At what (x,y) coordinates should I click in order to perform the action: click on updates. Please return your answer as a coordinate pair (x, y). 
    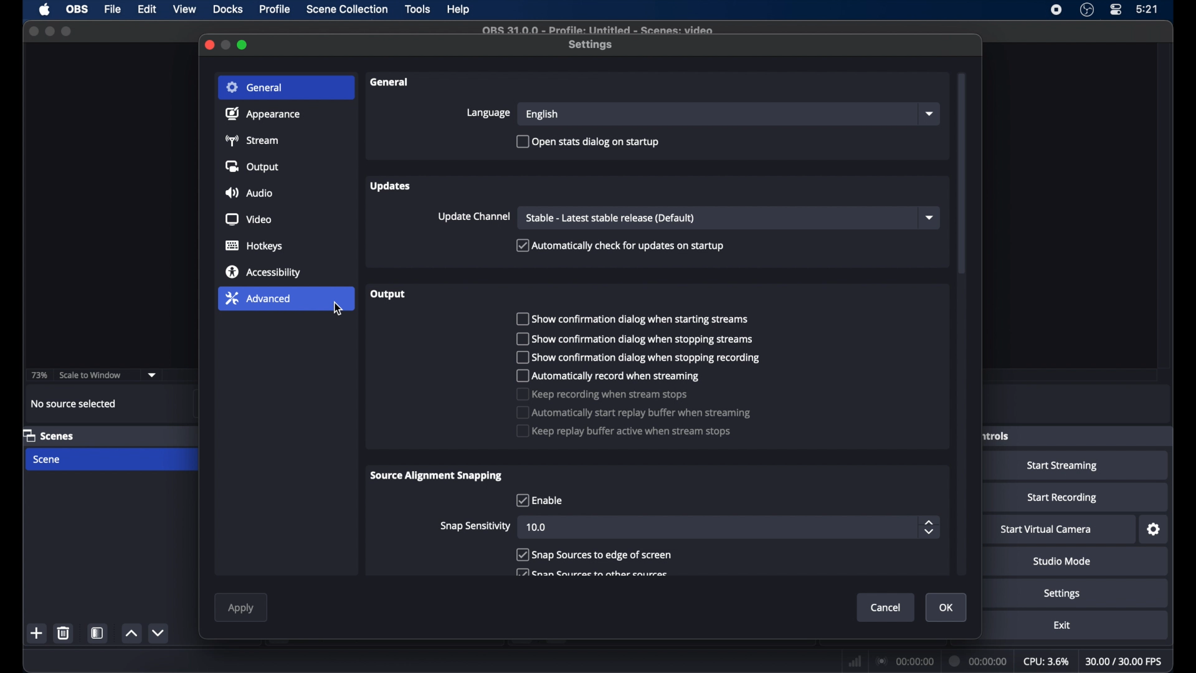
    Looking at the image, I should click on (391, 187).